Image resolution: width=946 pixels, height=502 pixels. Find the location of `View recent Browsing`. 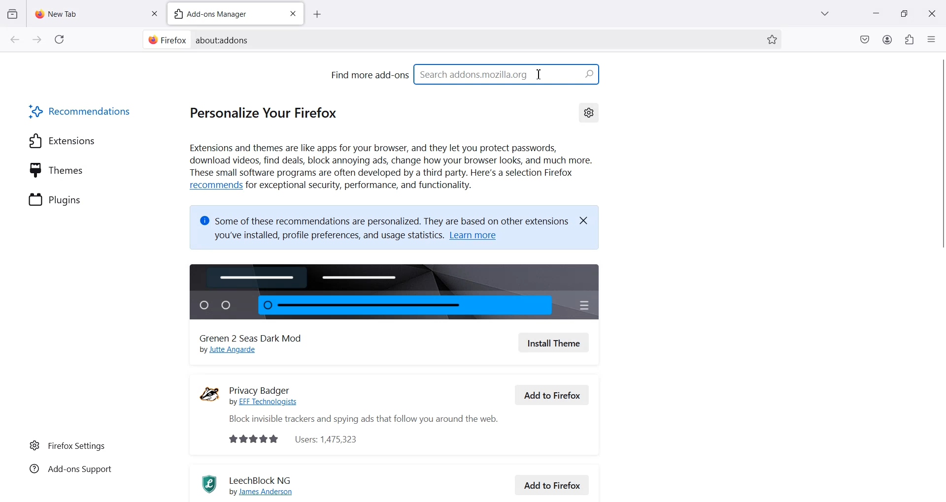

View recent Browsing is located at coordinates (13, 14).